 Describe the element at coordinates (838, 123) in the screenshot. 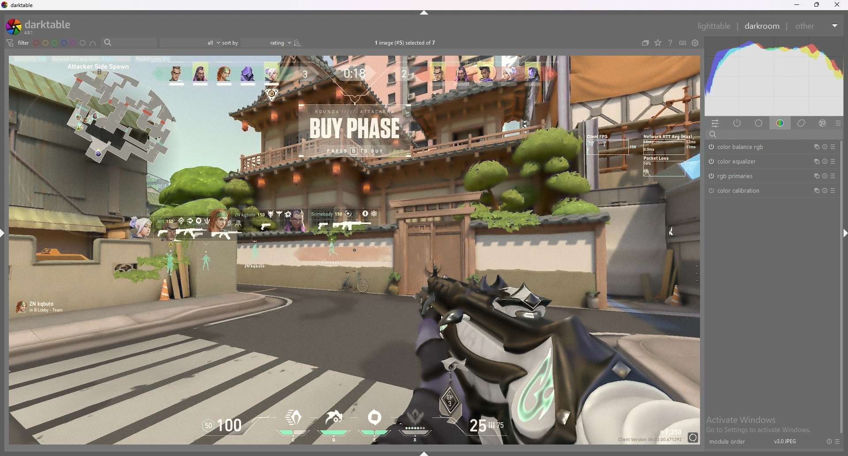

I see `presets` at that location.